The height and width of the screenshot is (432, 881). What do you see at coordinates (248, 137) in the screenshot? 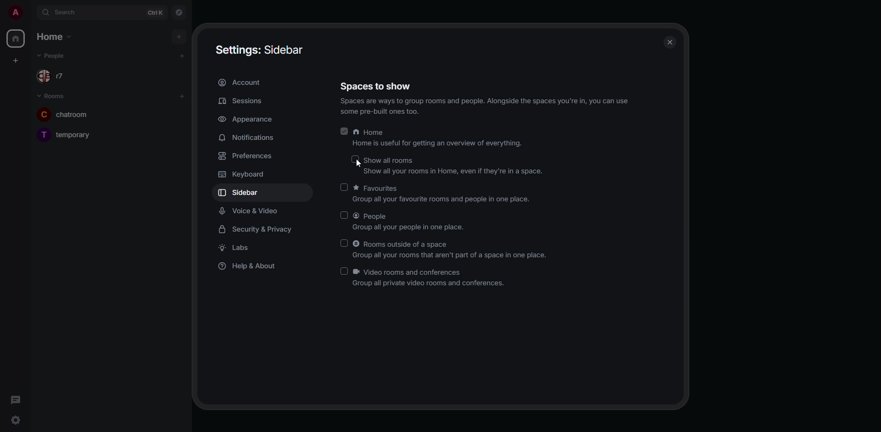
I see `notifications` at bounding box center [248, 137].